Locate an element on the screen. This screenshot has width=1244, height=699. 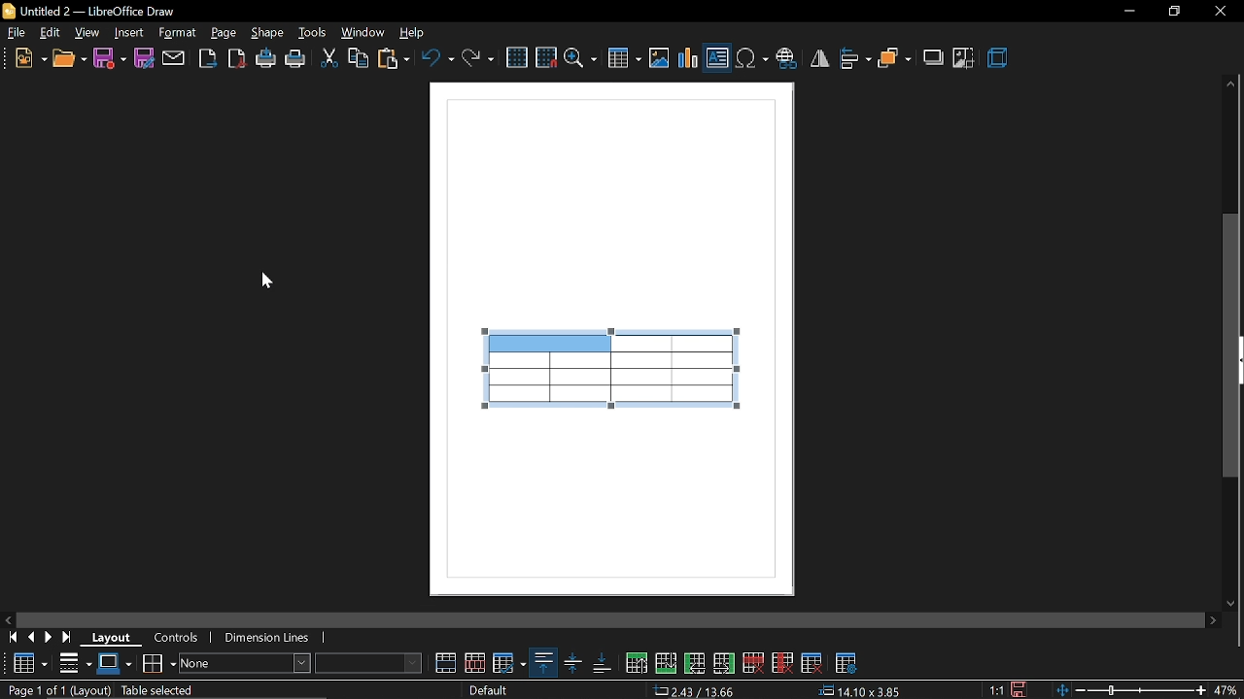
insert image is located at coordinates (658, 56).